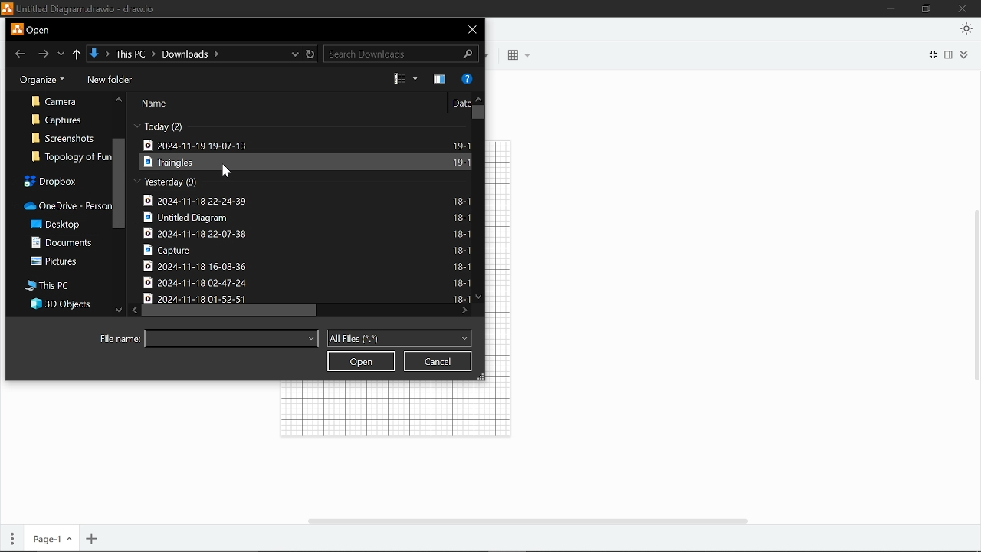 The image size is (981, 552). I want to click on Maximize, so click(924, 8).